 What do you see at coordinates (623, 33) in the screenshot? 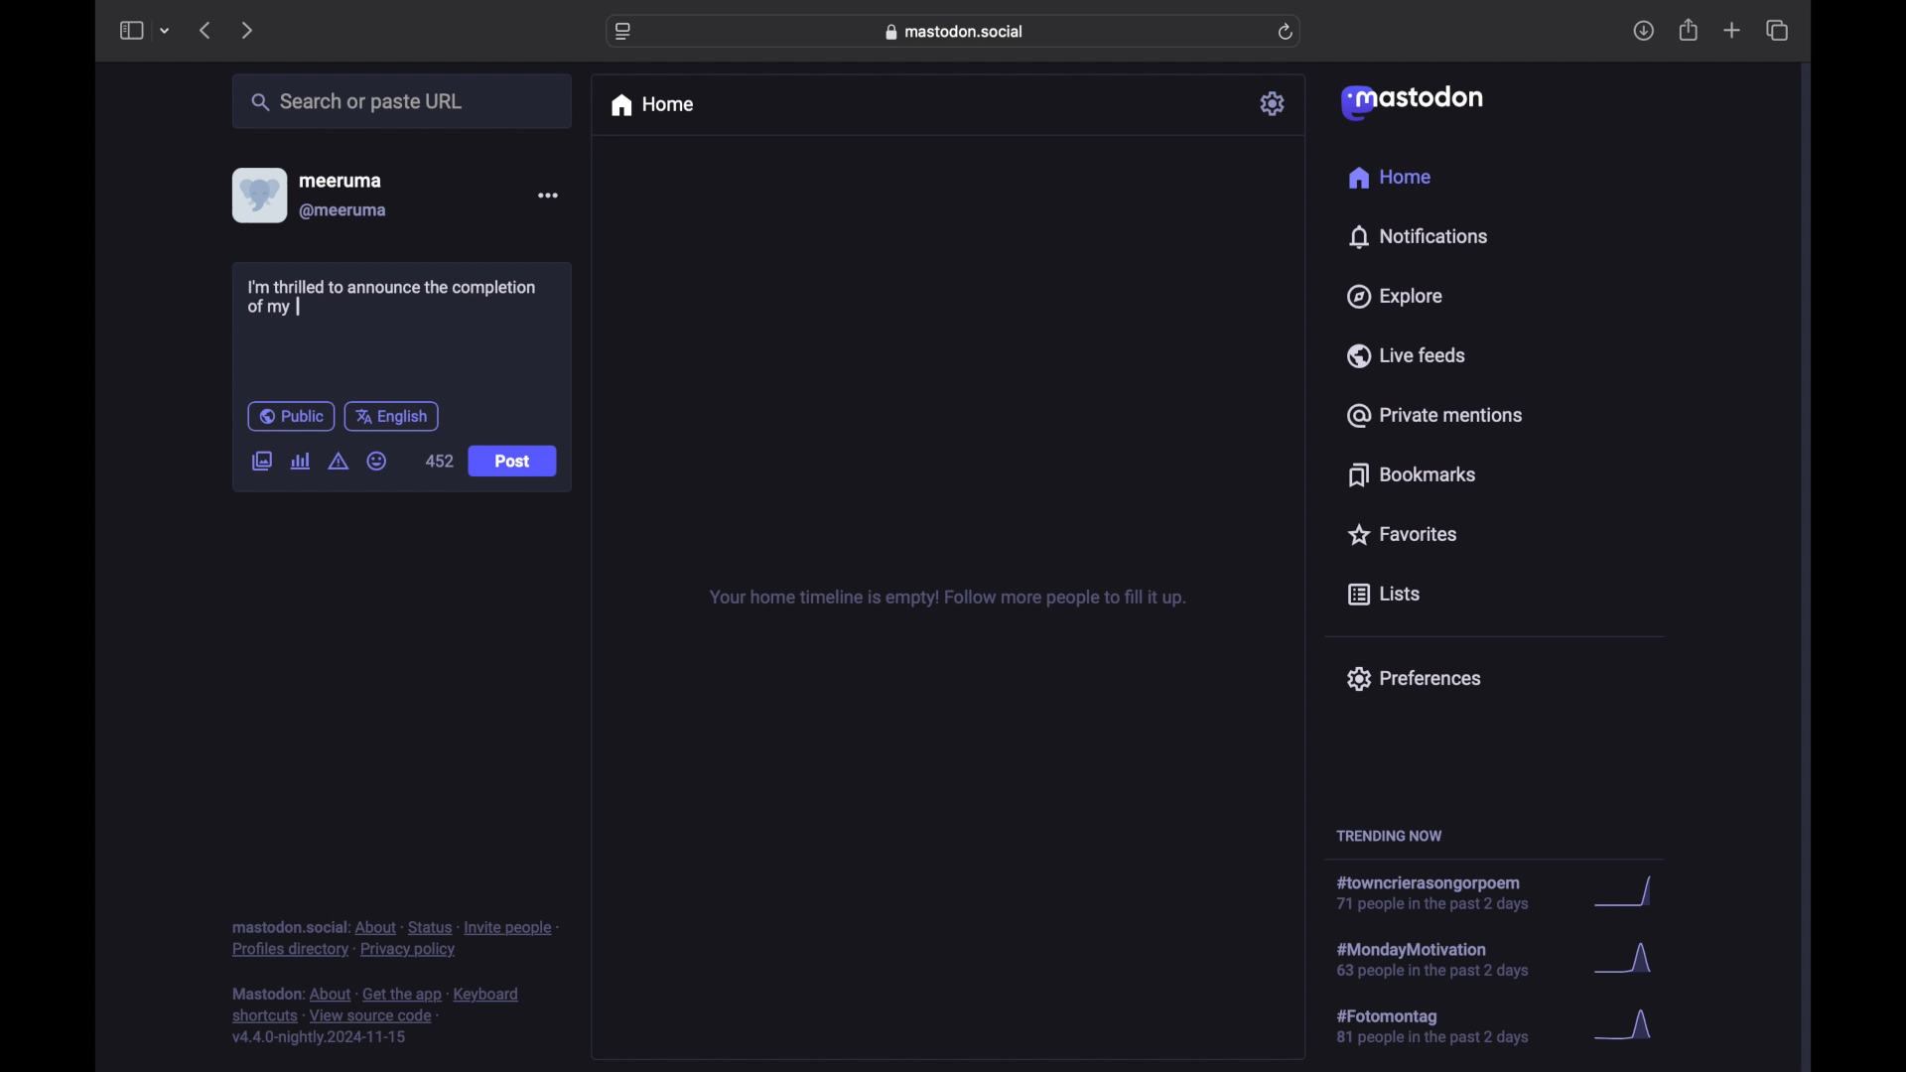
I see `website settings` at bounding box center [623, 33].